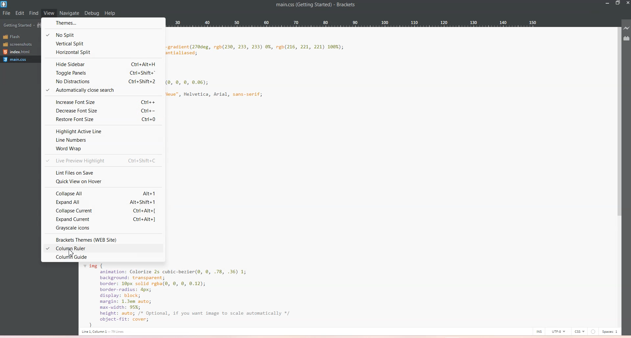  What do you see at coordinates (103, 90) in the screenshot?
I see `Automatically close search` at bounding box center [103, 90].